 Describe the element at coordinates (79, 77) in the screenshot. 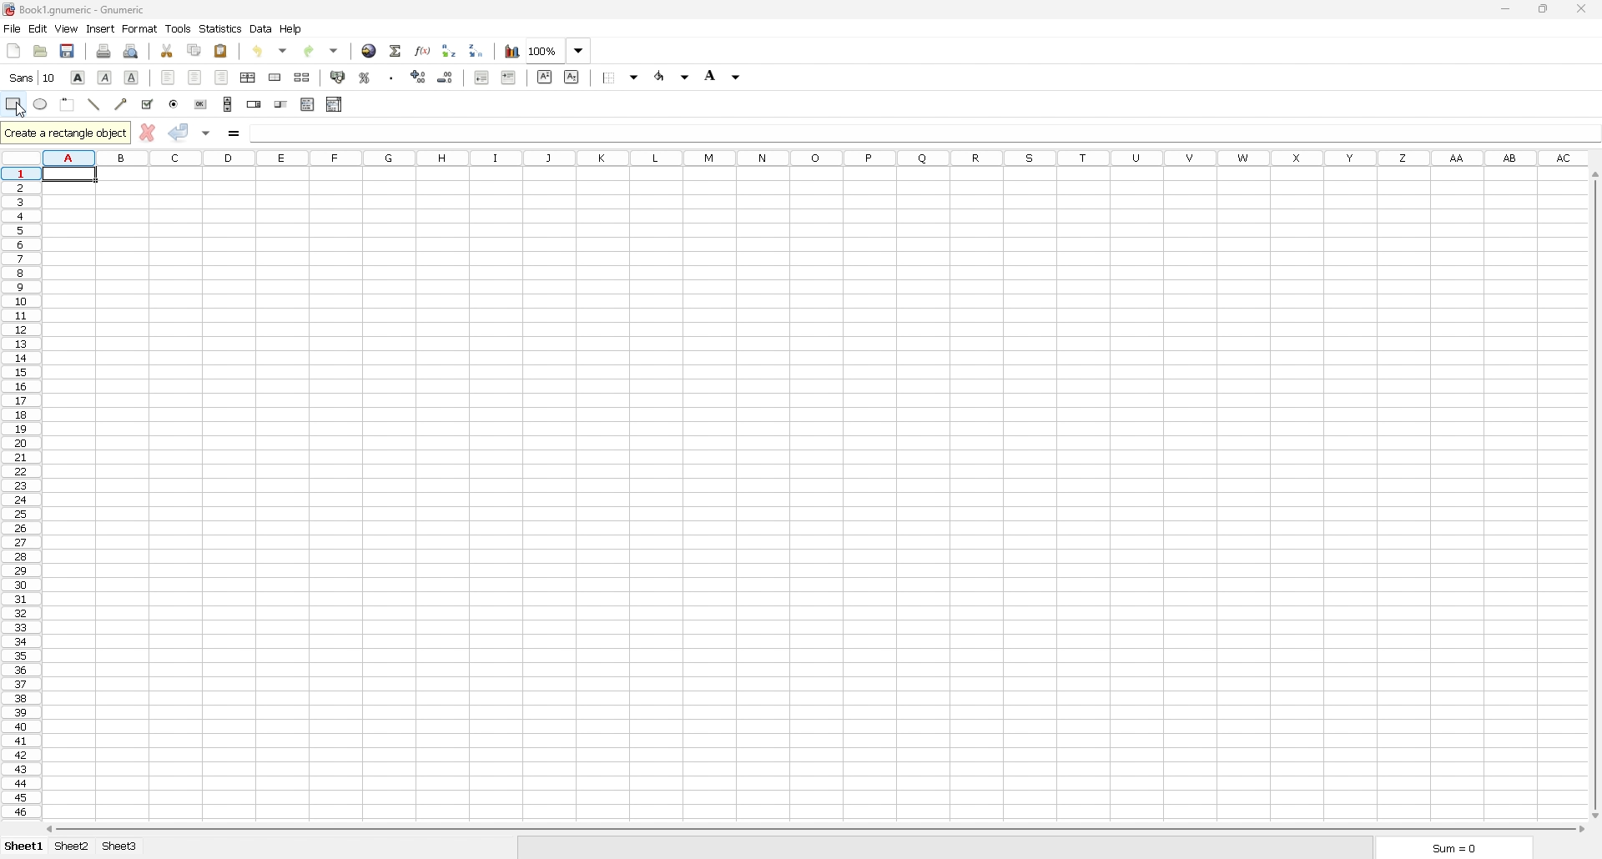

I see `bold` at that location.